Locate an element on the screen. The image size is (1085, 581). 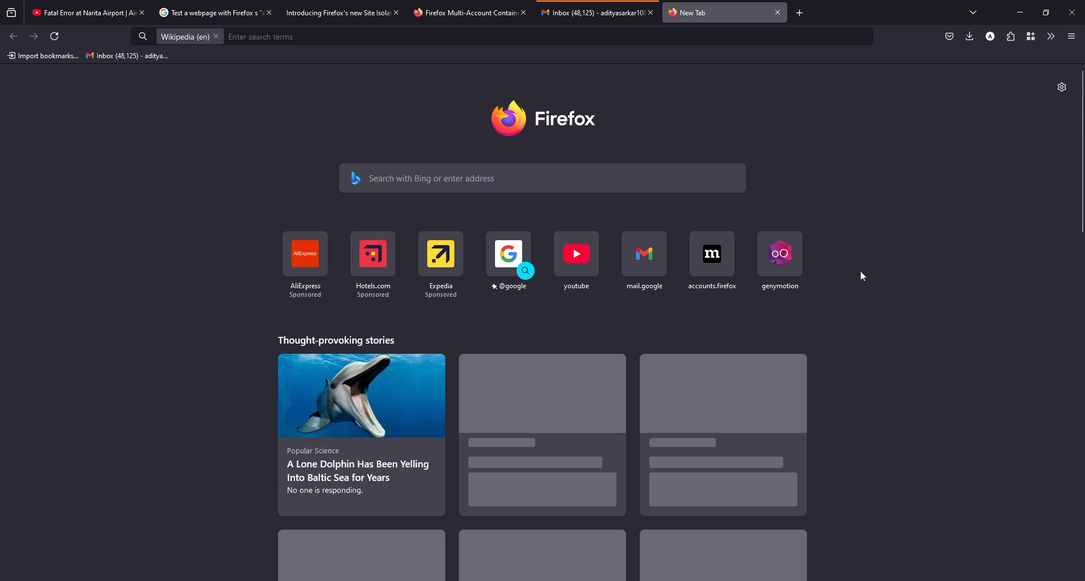
menu is located at coordinates (1071, 36).